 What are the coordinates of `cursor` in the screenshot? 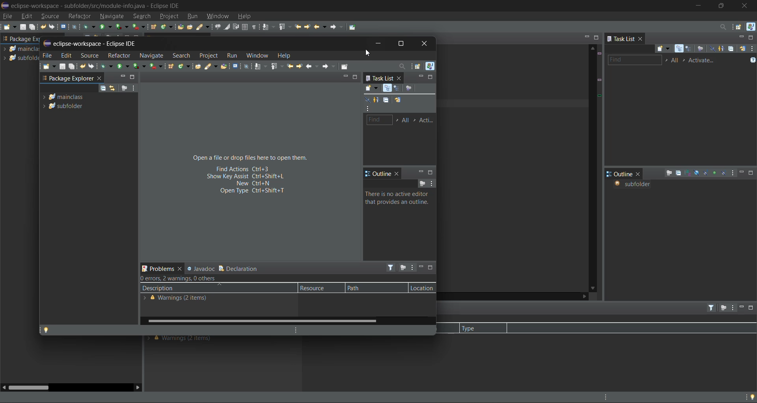 It's located at (368, 54).